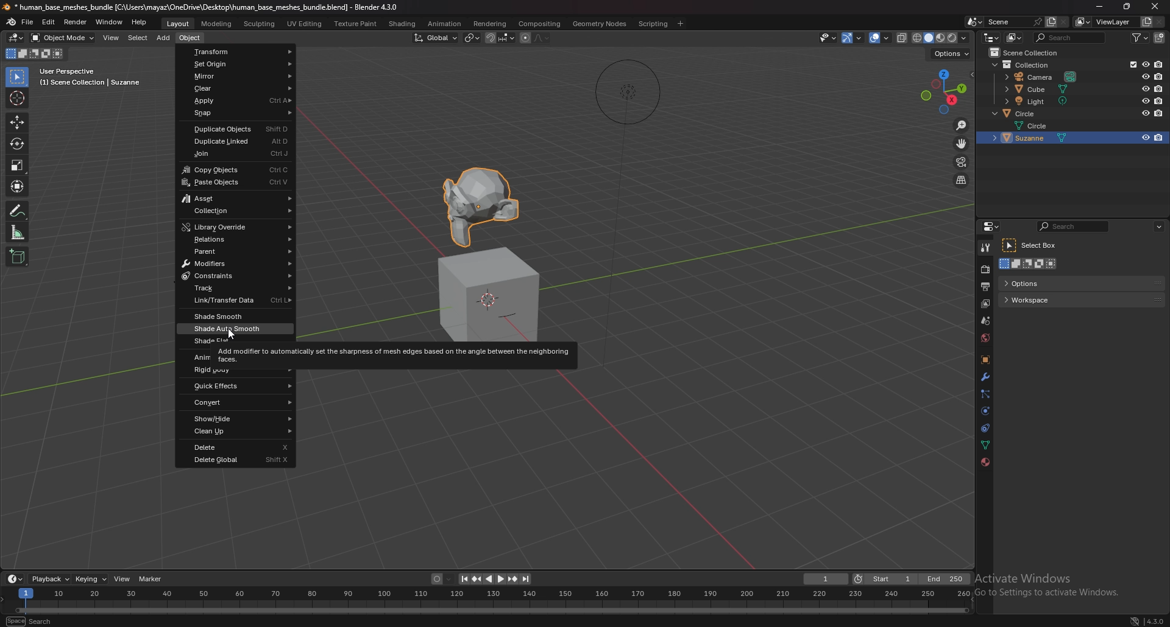 The height and width of the screenshot is (627, 1170). What do you see at coordinates (991, 37) in the screenshot?
I see `editor type` at bounding box center [991, 37].